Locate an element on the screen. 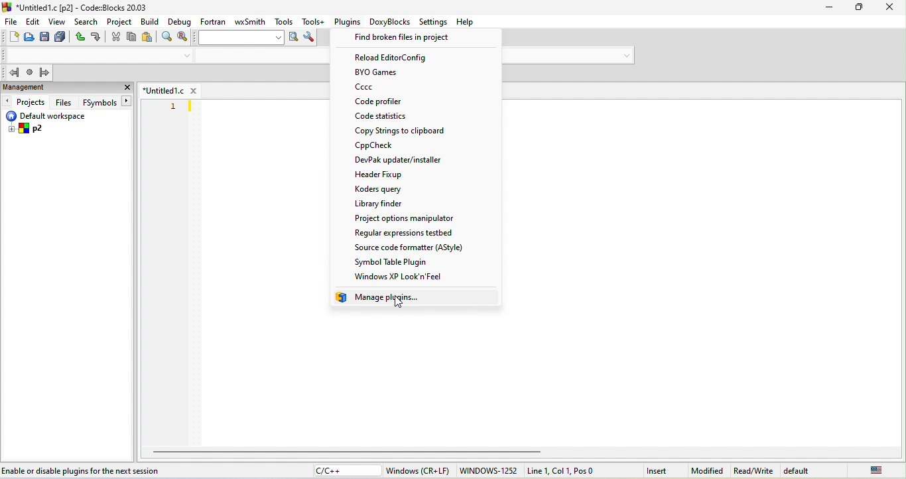 This screenshot has height=479, width=906. line number is located at coordinates (173, 105).